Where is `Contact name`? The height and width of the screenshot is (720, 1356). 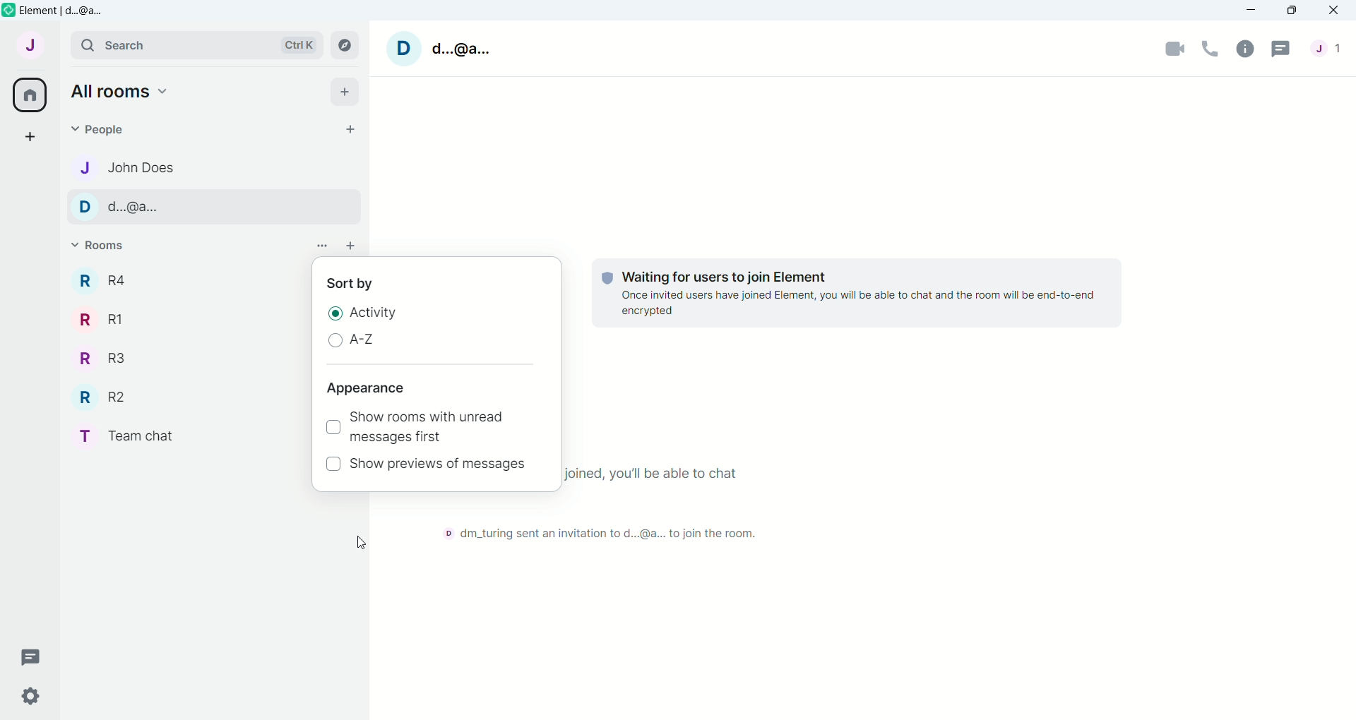 Contact name is located at coordinates (153, 205).